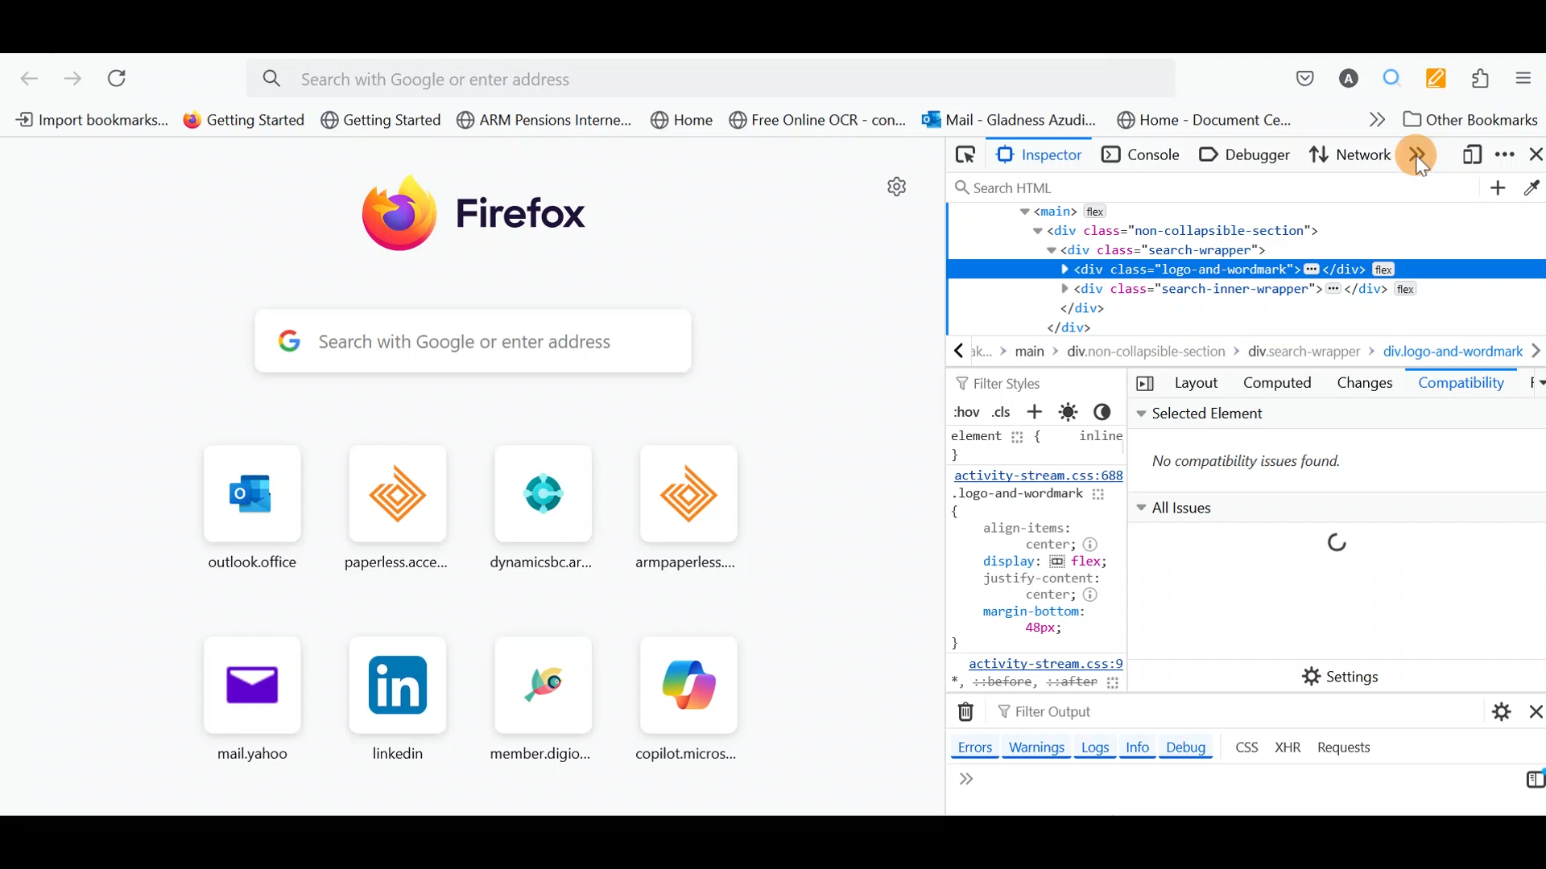 This screenshot has height=869, width=1546. Describe the element at coordinates (1531, 710) in the screenshot. I see `Close split console ` at that location.